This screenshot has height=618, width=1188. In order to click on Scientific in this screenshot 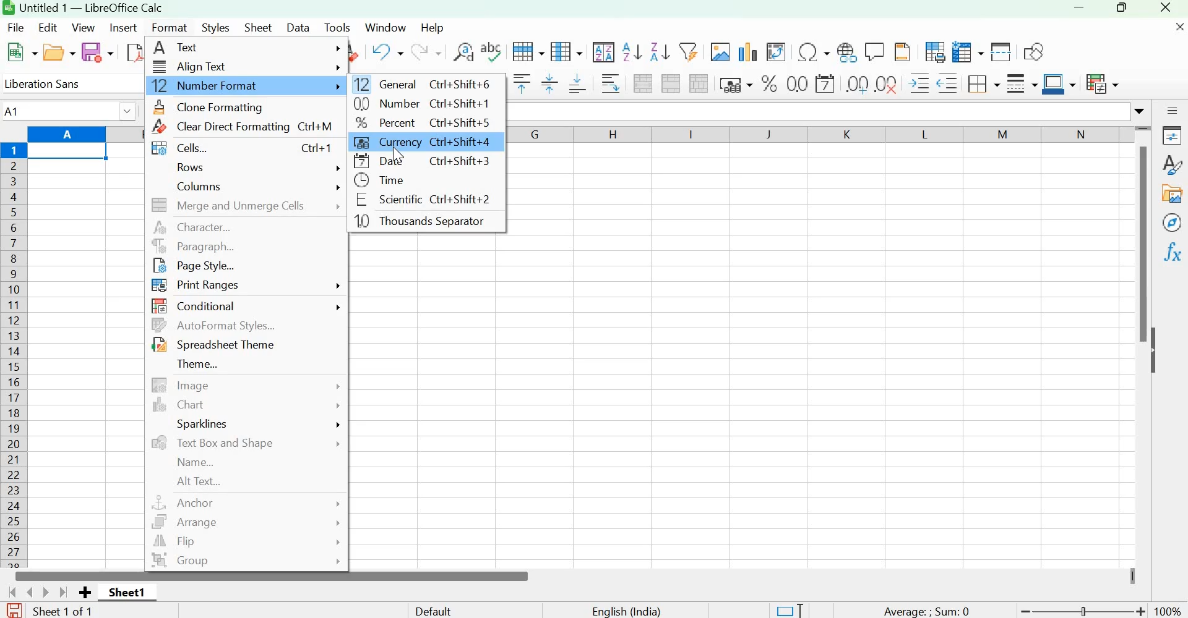, I will do `click(420, 201)`.